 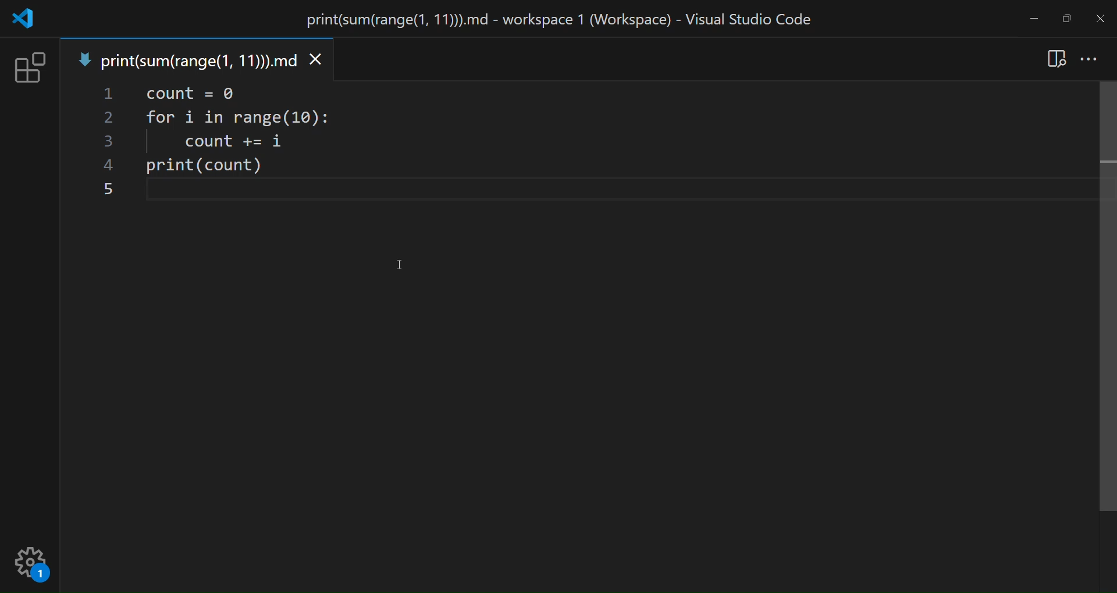 I want to click on minimize, so click(x=1033, y=17).